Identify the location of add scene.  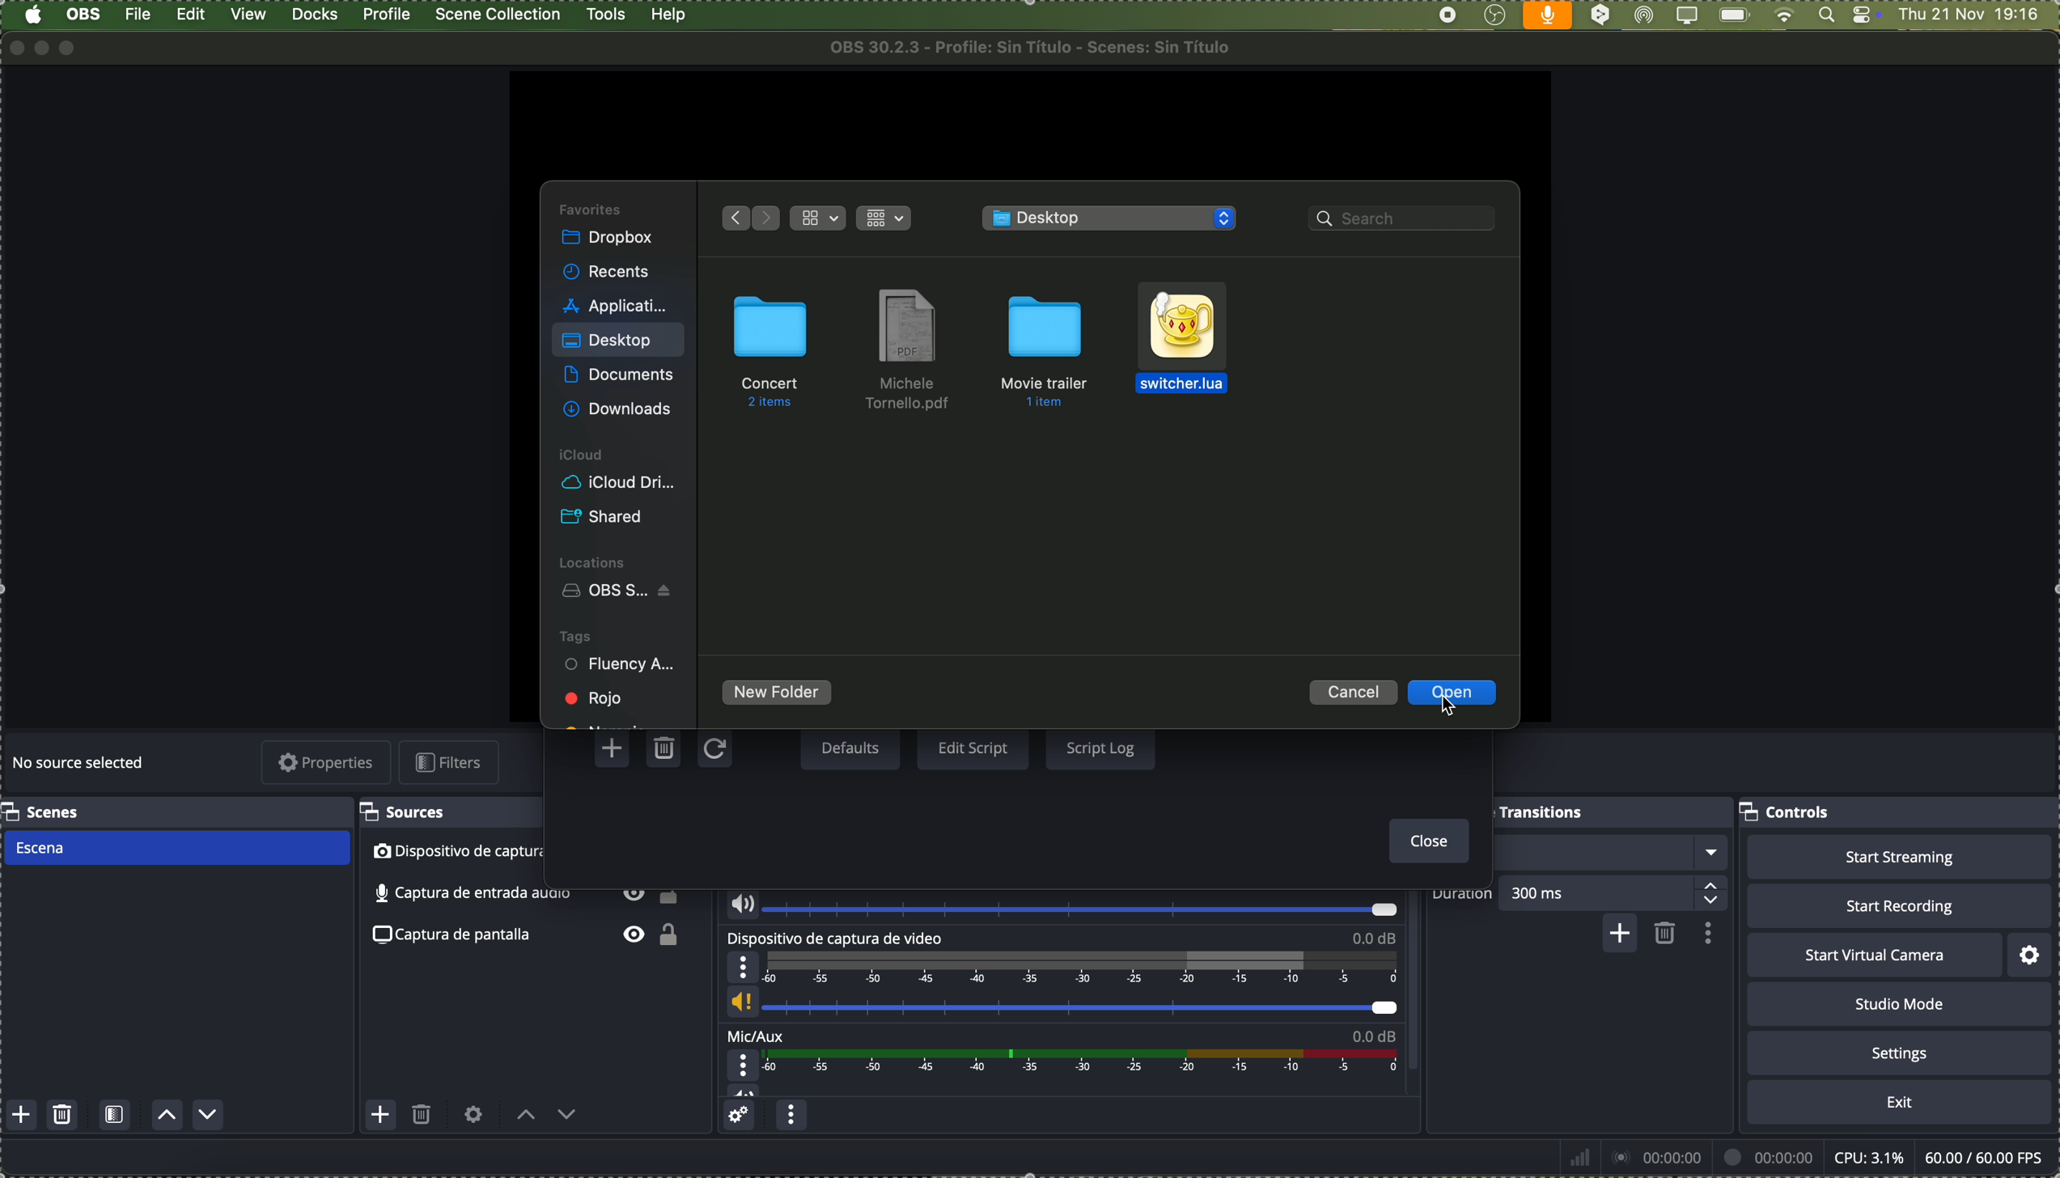
(22, 1116).